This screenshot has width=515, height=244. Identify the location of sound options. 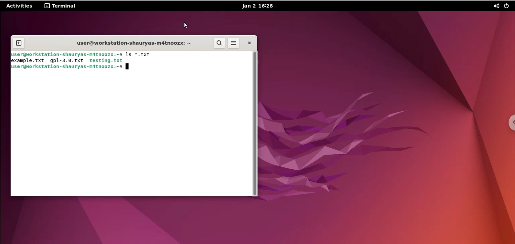
(495, 6).